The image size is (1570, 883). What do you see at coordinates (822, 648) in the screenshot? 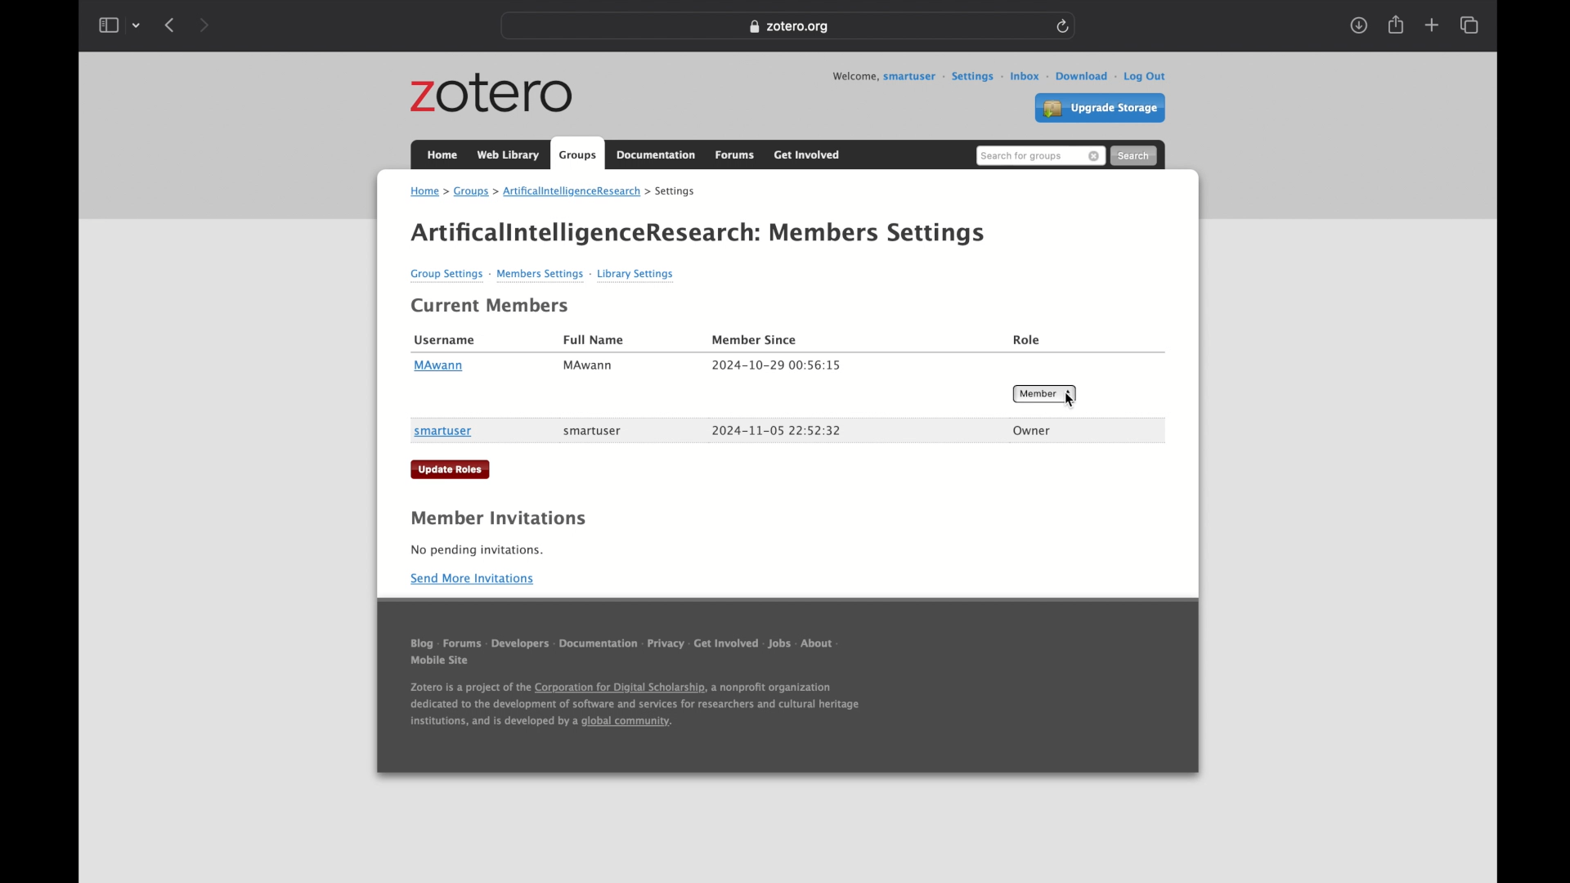
I see `about` at bounding box center [822, 648].